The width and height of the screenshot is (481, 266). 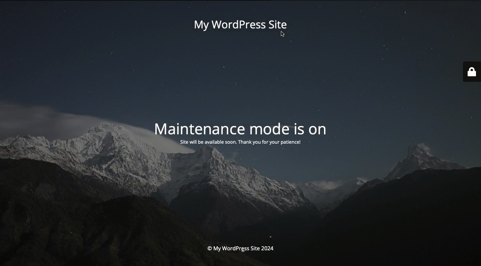 I want to click on Site 2004, so click(x=242, y=250).